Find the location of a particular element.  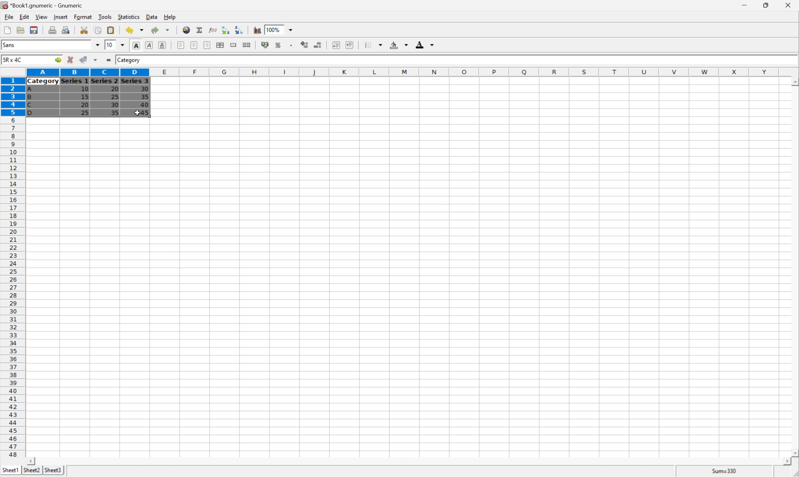

Enter formula is located at coordinates (110, 59).